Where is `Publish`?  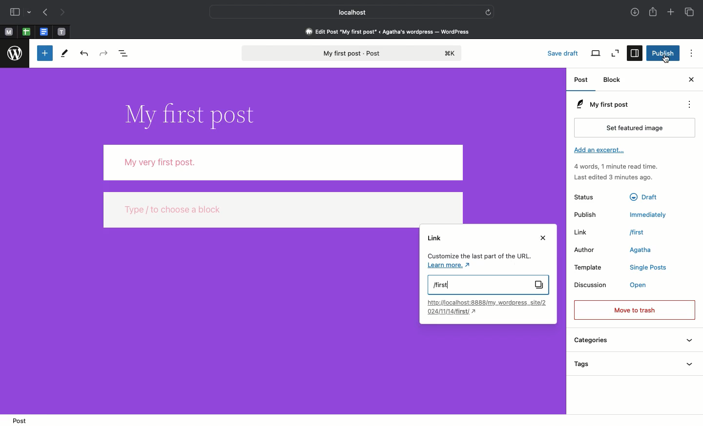 Publish is located at coordinates (662, 53).